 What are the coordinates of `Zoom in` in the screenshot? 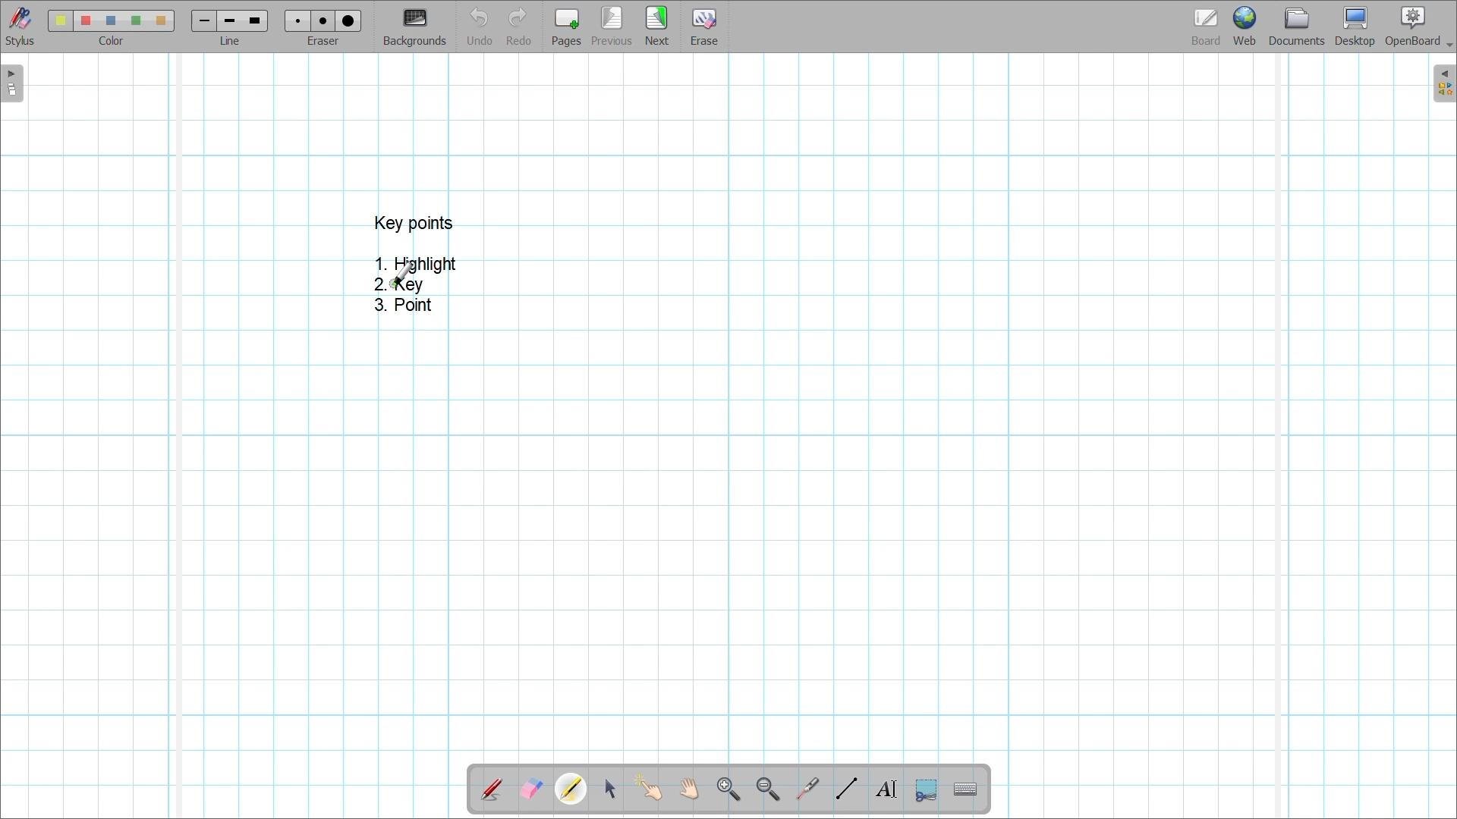 It's located at (729, 790).